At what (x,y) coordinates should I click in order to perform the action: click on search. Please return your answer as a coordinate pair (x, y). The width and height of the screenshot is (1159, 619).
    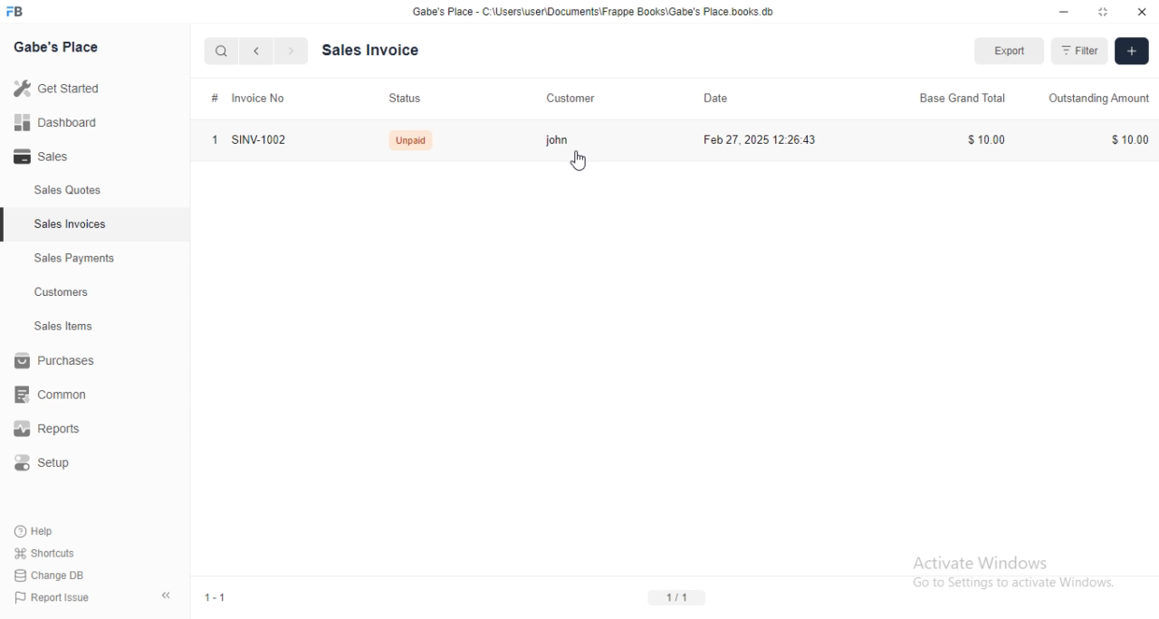
    Looking at the image, I should click on (221, 51).